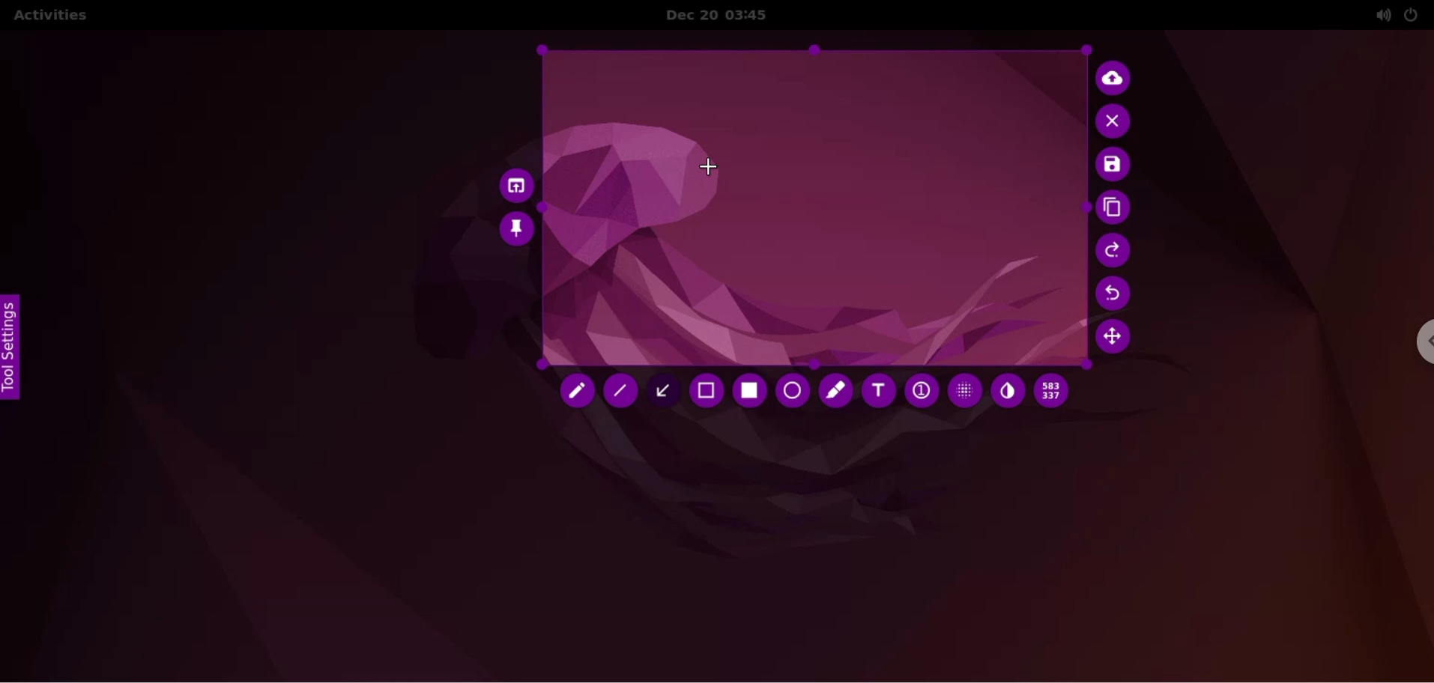 The width and height of the screenshot is (1434, 683). I want to click on upload, so click(1117, 76).